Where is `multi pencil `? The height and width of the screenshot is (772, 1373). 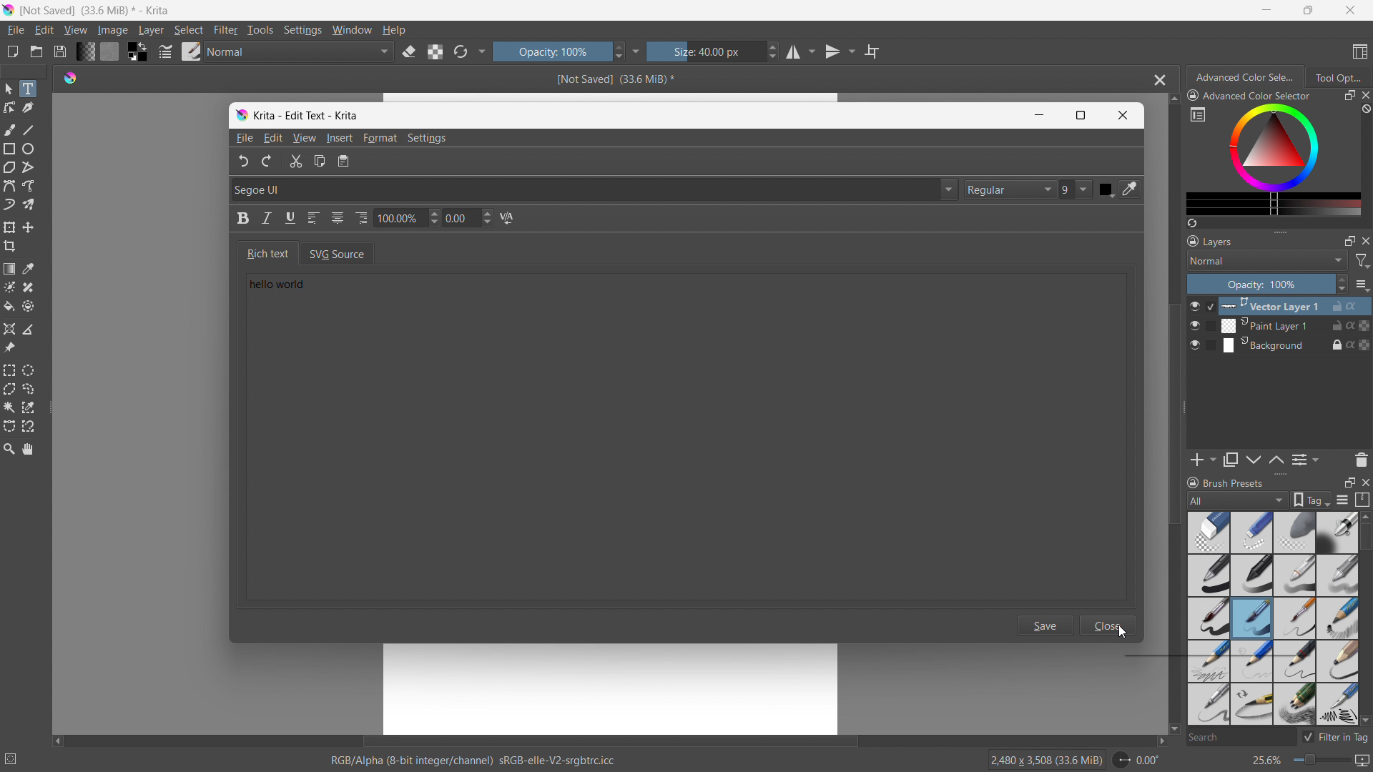 multi pencil  is located at coordinates (1296, 705).